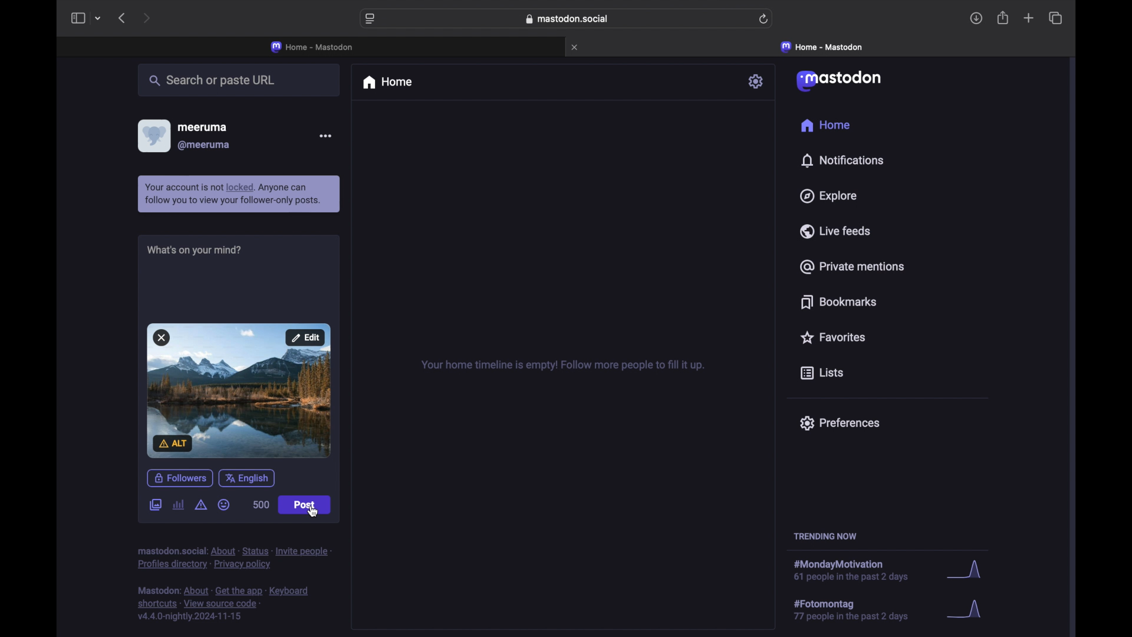  I want to click on @meeruma, so click(205, 145).